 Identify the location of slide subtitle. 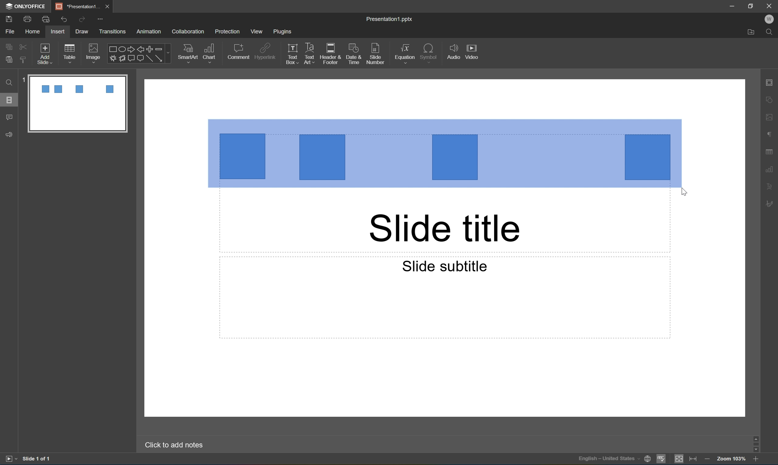
(444, 266).